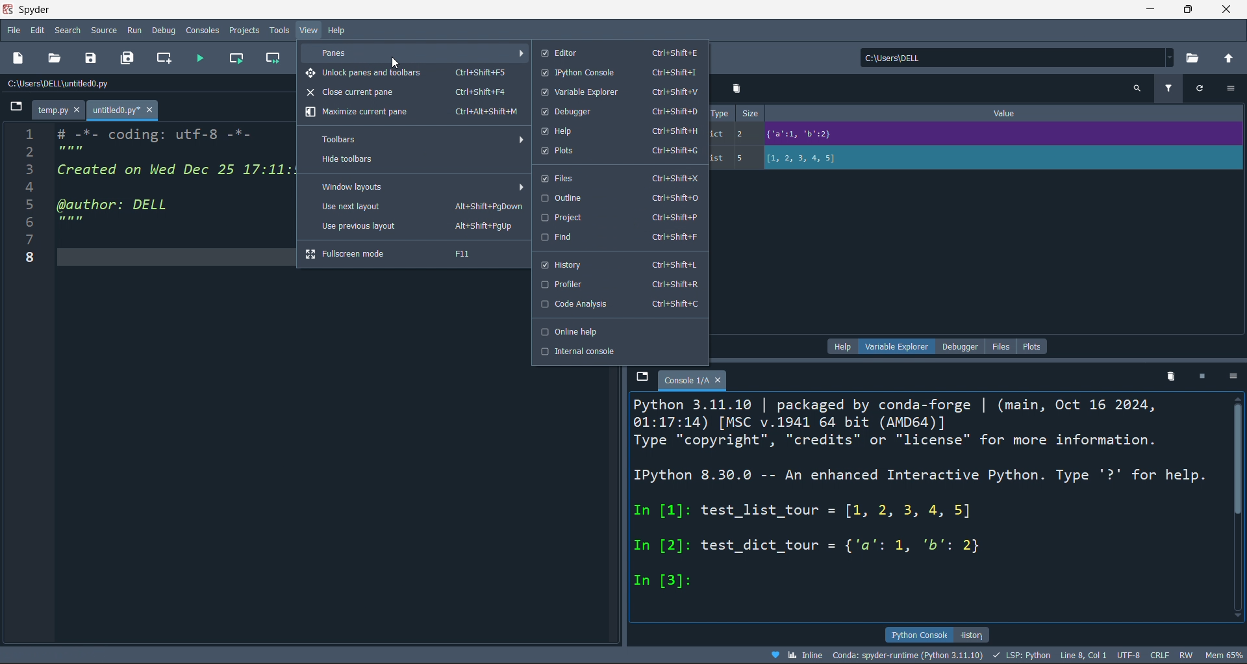  Describe the element at coordinates (236, 59) in the screenshot. I see `run cell` at that location.